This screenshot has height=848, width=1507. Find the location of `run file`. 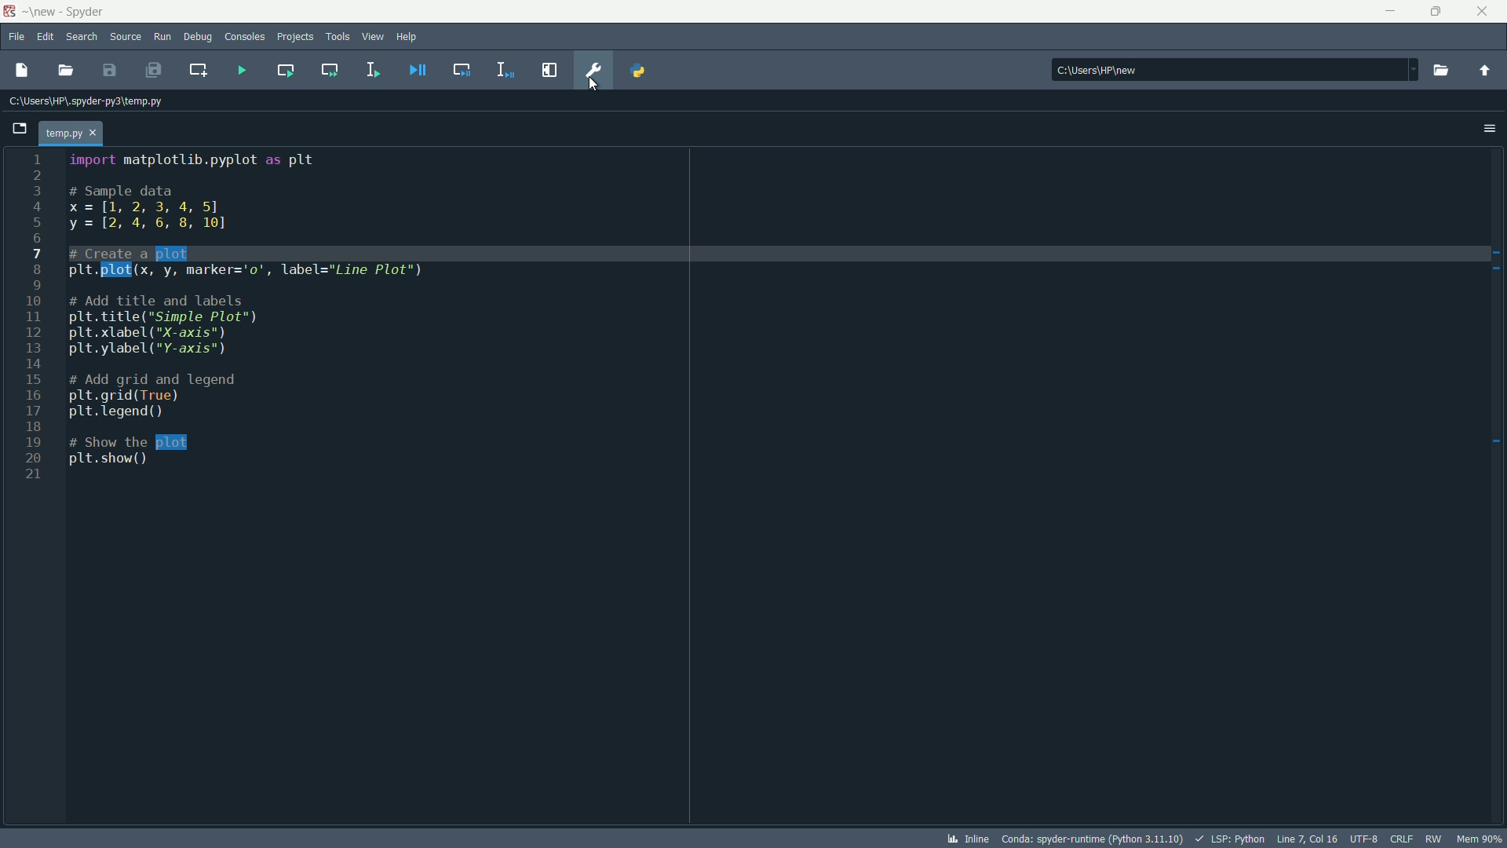

run file is located at coordinates (241, 72).